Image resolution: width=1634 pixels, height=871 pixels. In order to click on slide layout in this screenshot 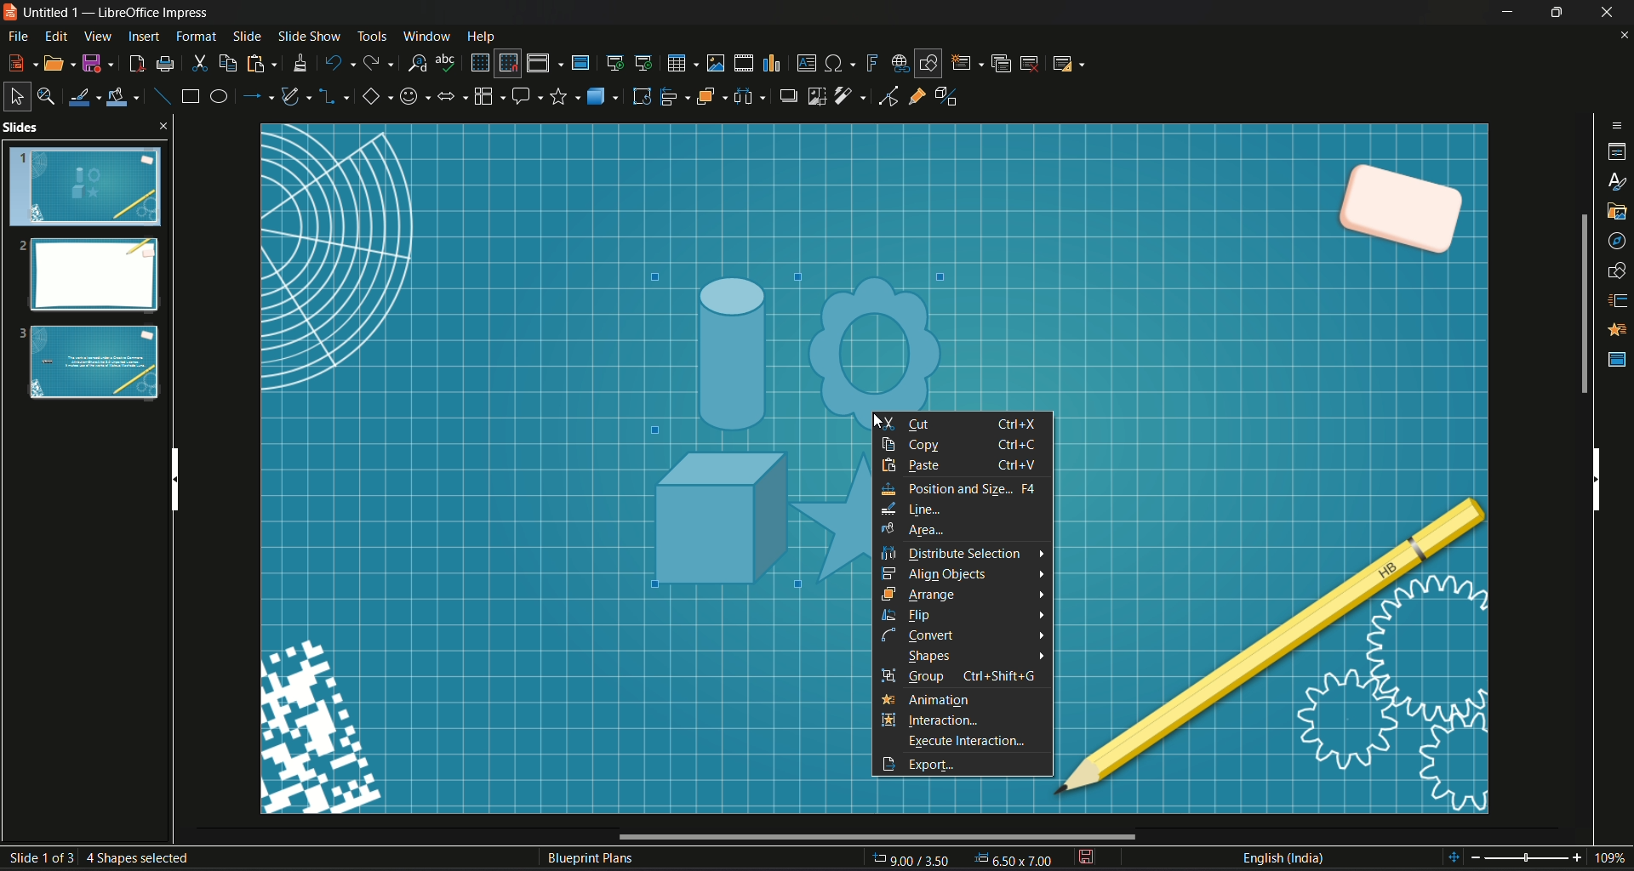, I will do `click(1066, 63)`.